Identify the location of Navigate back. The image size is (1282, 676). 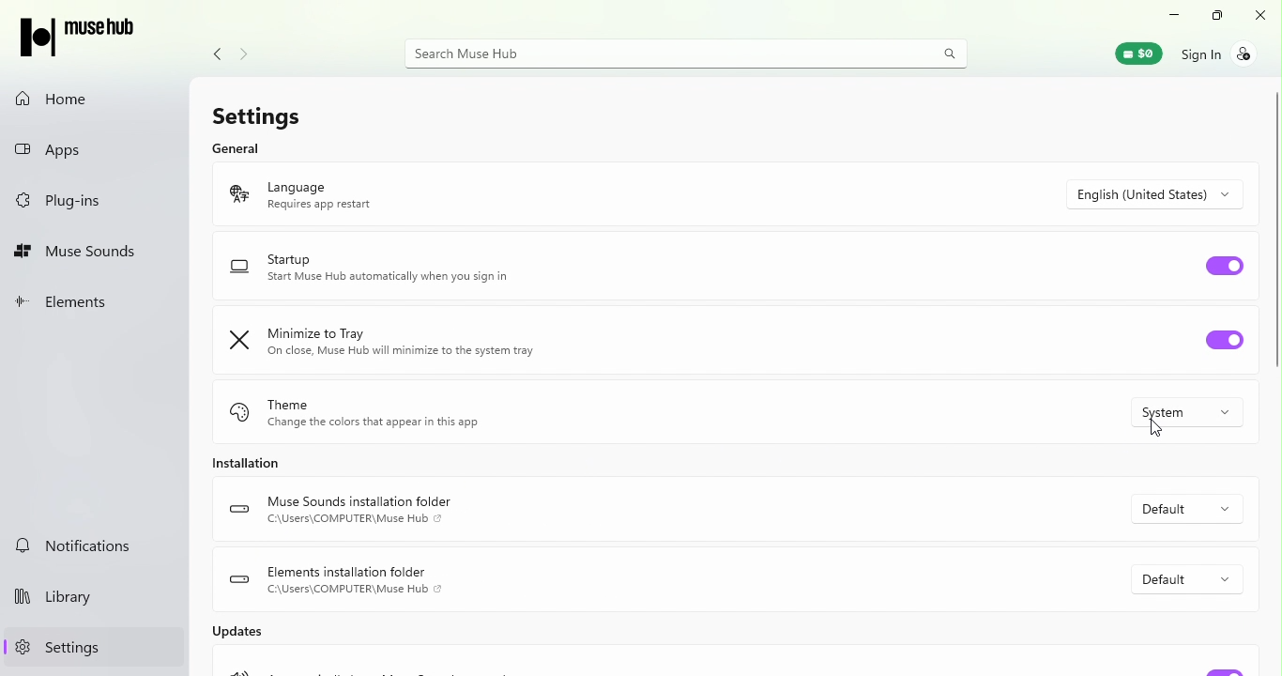
(212, 54).